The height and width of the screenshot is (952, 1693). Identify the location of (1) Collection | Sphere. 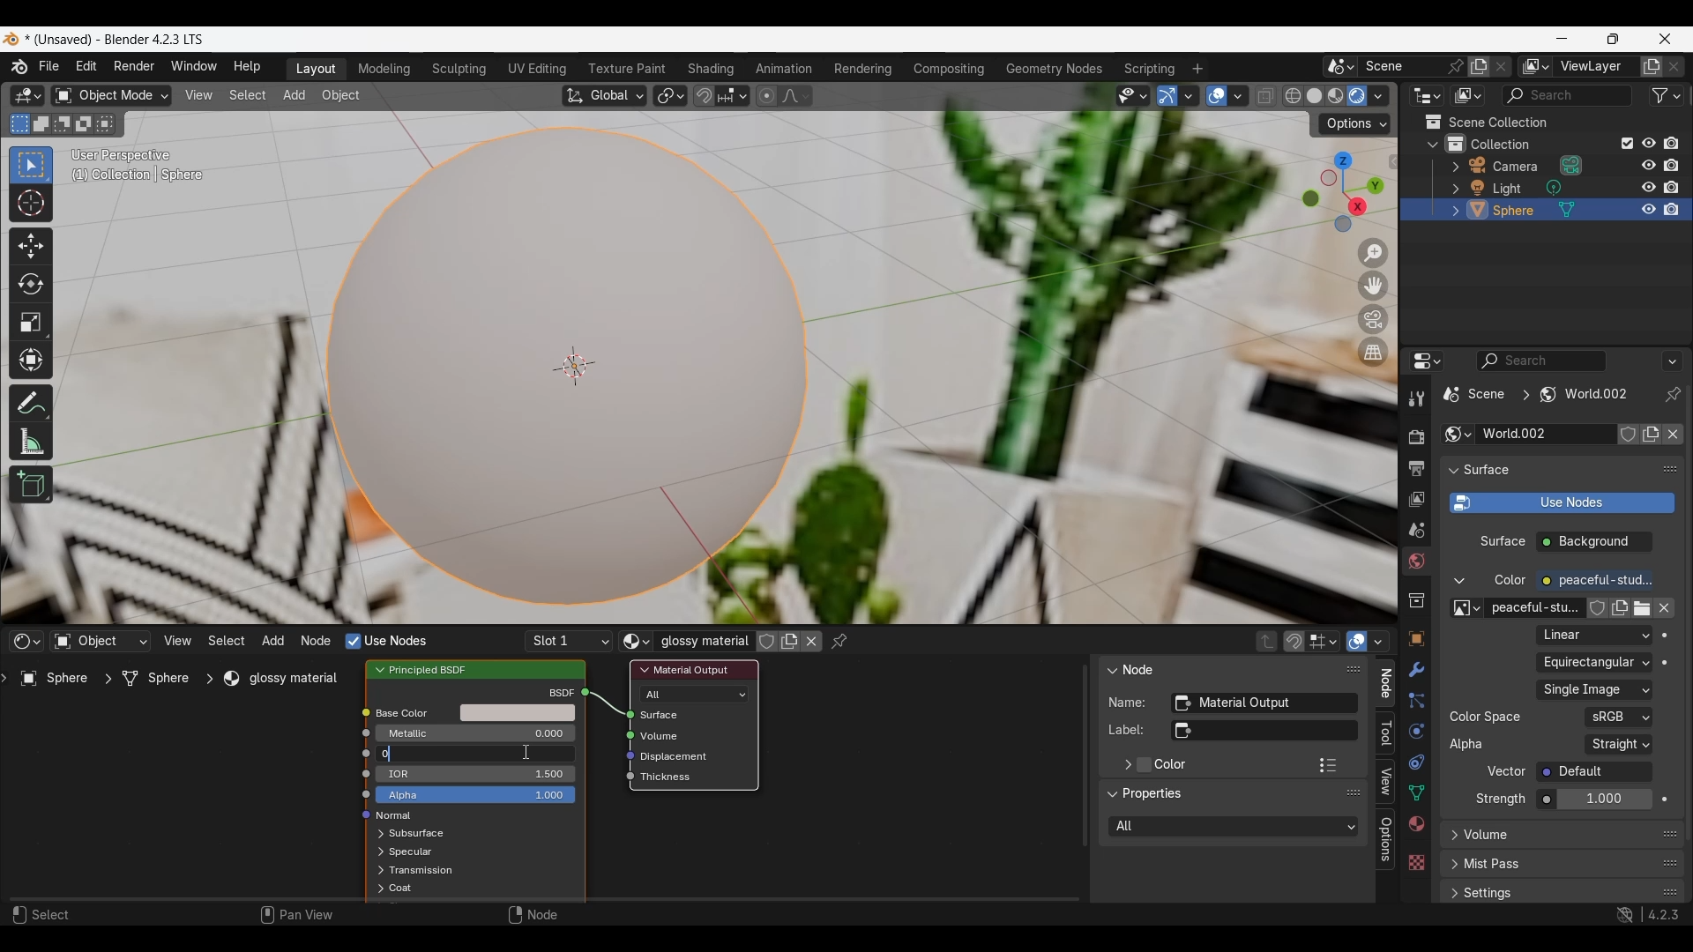
(142, 174).